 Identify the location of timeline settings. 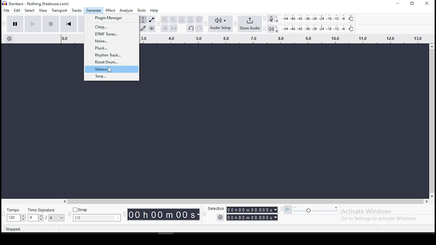
(11, 39).